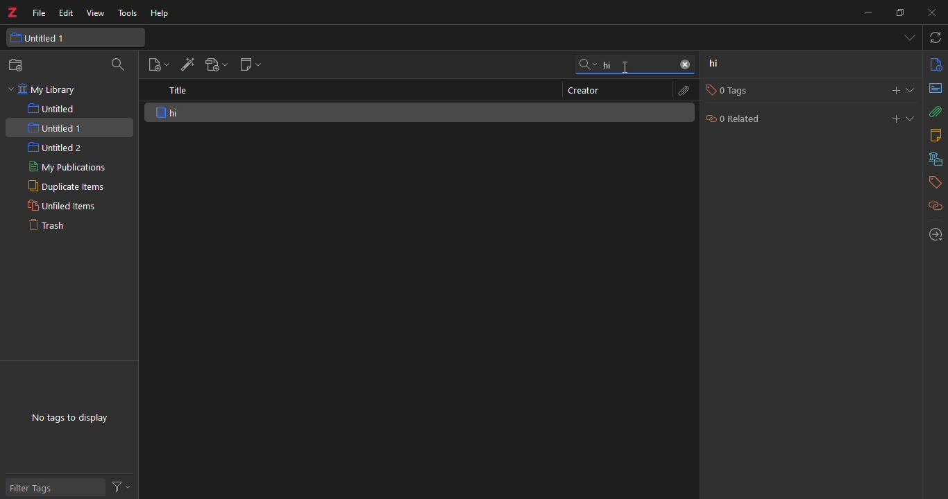 The height and width of the screenshot is (499, 948). Describe the element at coordinates (683, 90) in the screenshot. I see `attach` at that location.